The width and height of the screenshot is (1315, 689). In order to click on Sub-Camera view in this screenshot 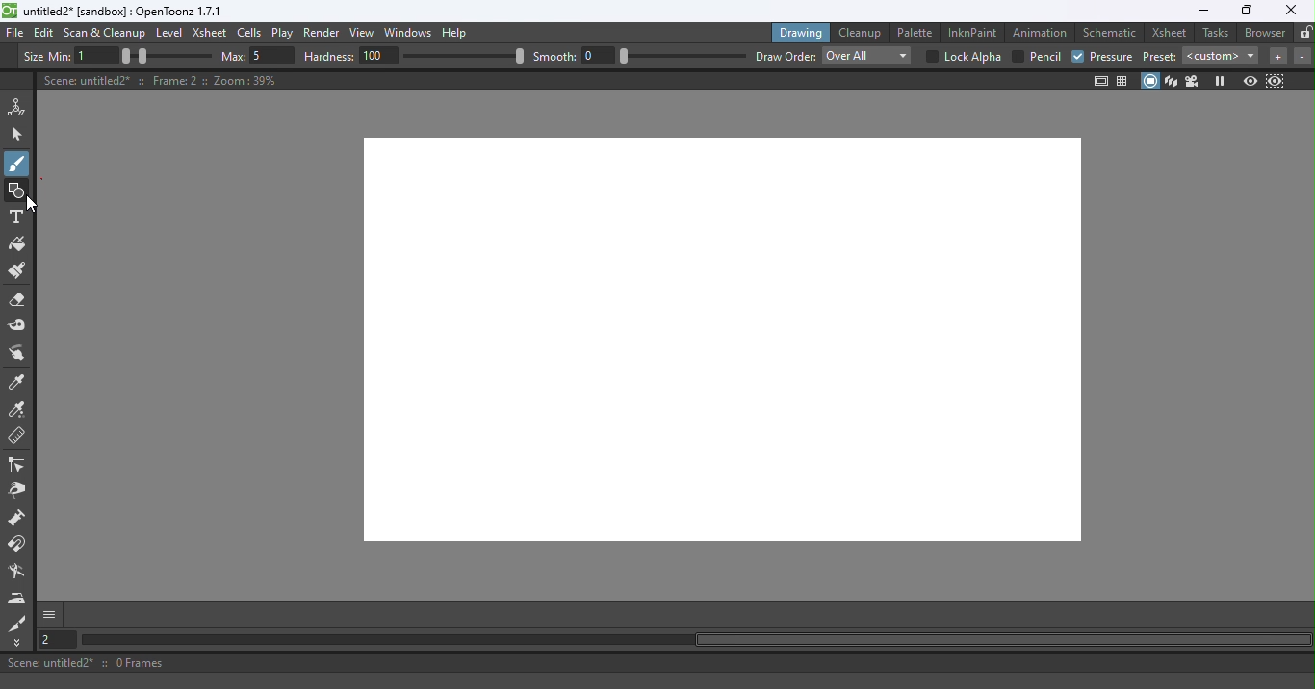, I will do `click(1276, 81)`.